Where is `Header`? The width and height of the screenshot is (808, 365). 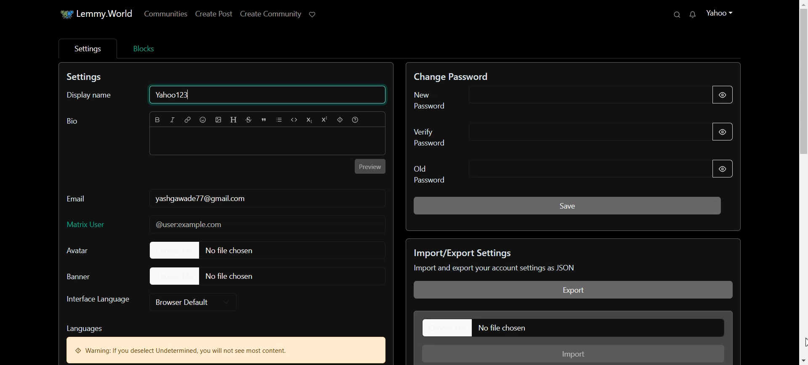 Header is located at coordinates (234, 120).